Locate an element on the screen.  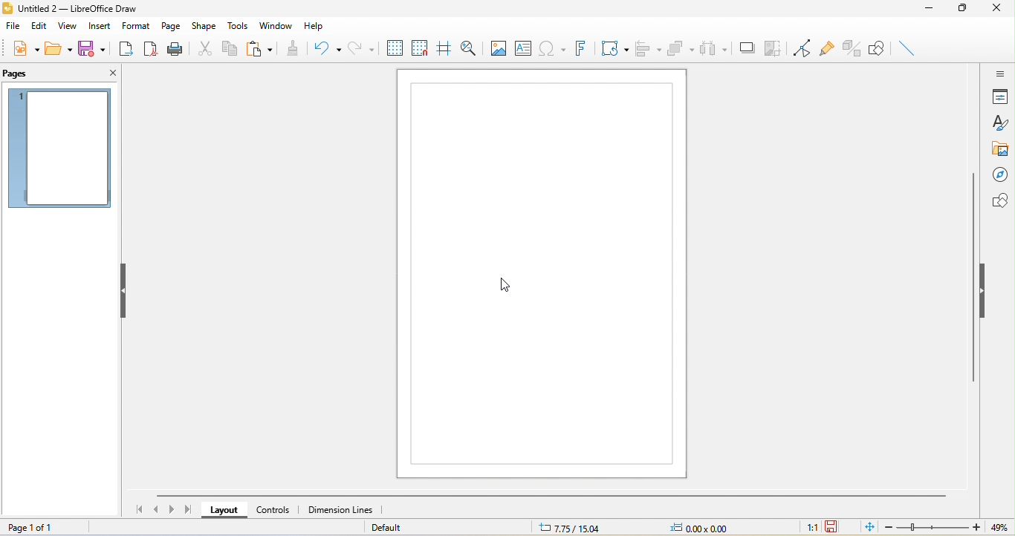
select at least three object to distribute is located at coordinates (713, 46).